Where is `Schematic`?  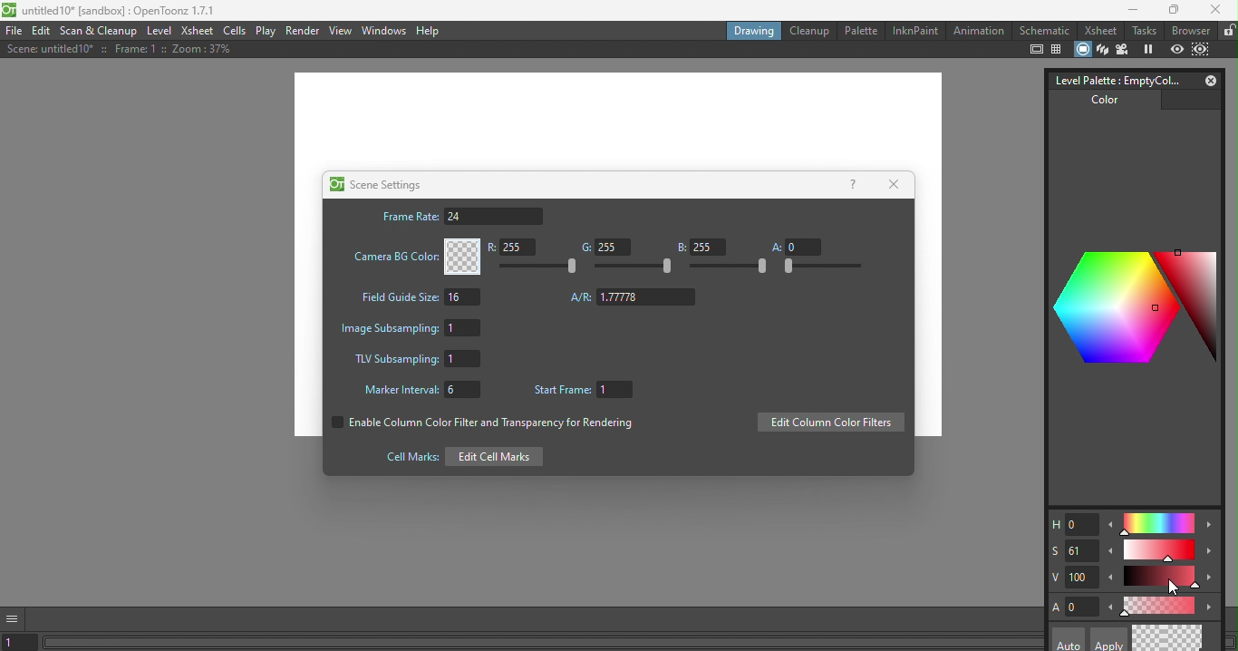 Schematic is located at coordinates (1044, 31).